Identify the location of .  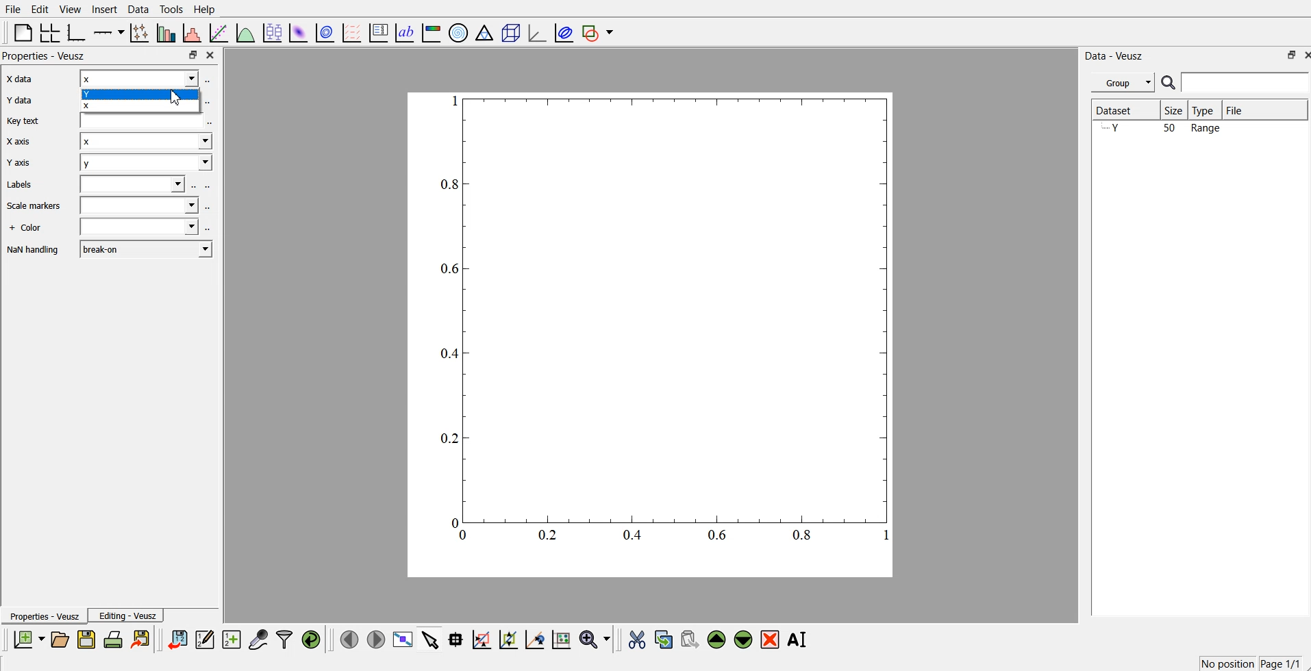
(34, 251).